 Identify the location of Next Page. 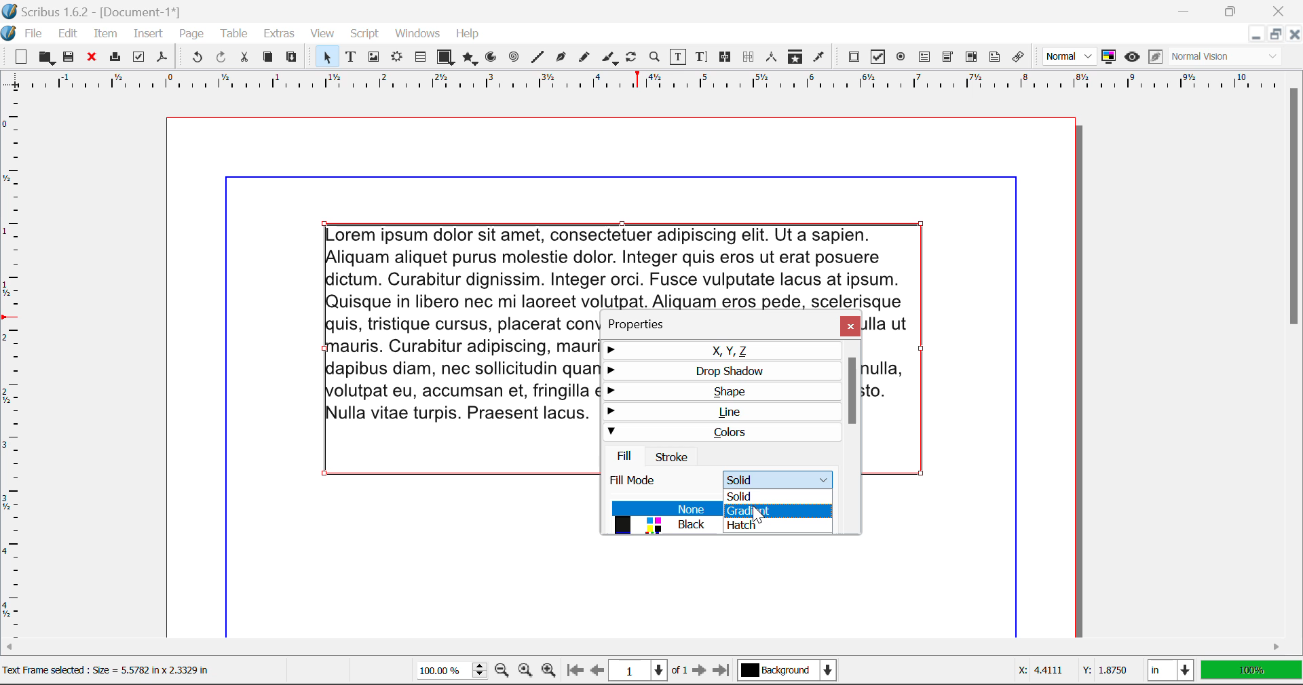
(699, 671).